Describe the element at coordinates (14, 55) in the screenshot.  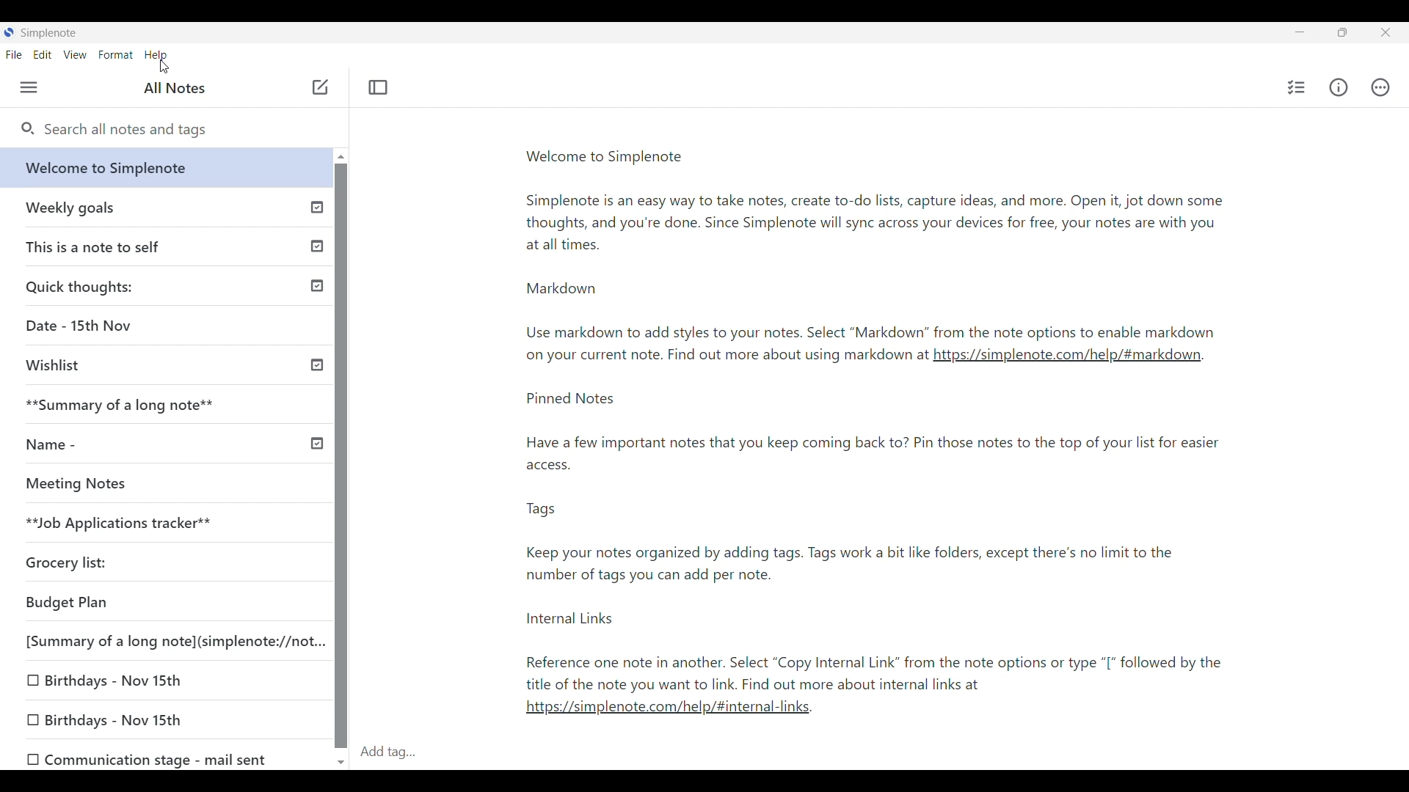
I see `File menu` at that location.